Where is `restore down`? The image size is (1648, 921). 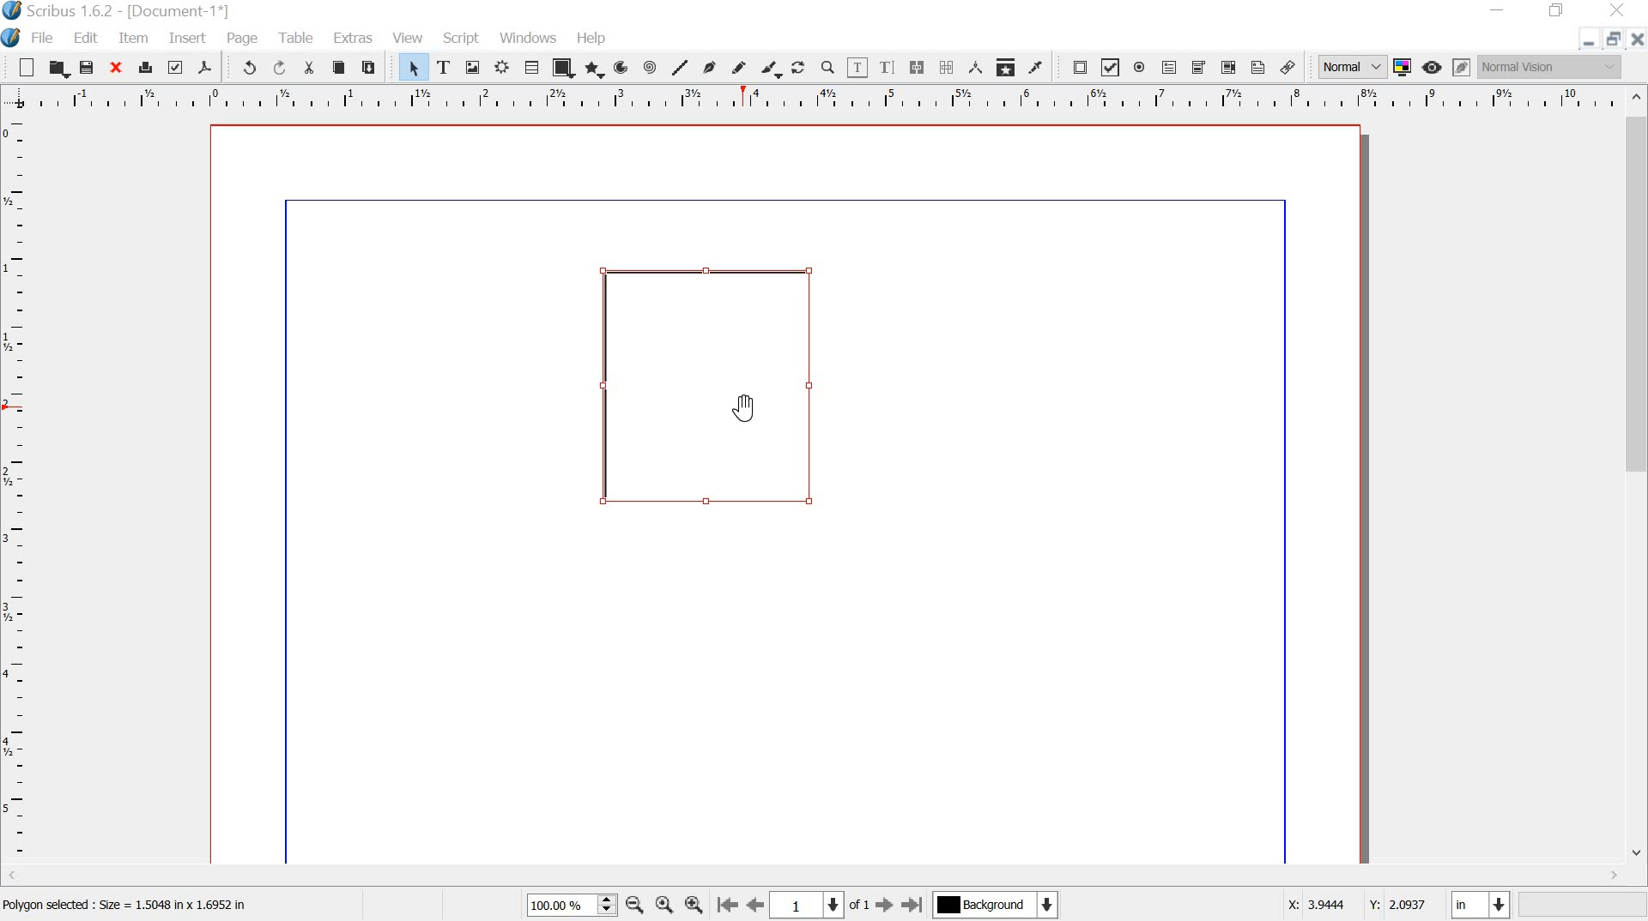
restore down is located at coordinates (1613, 39).